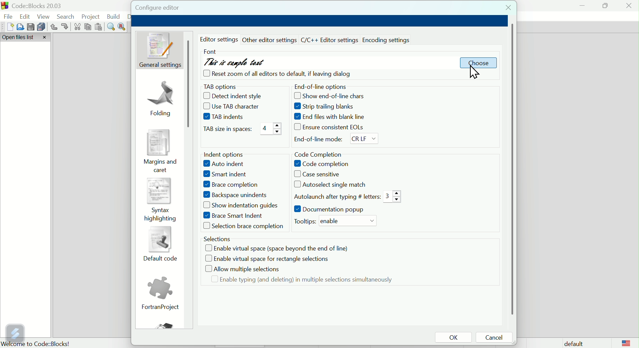 This screenshot has width=639, height=348. I want to click on Replace, so click(123, 26).